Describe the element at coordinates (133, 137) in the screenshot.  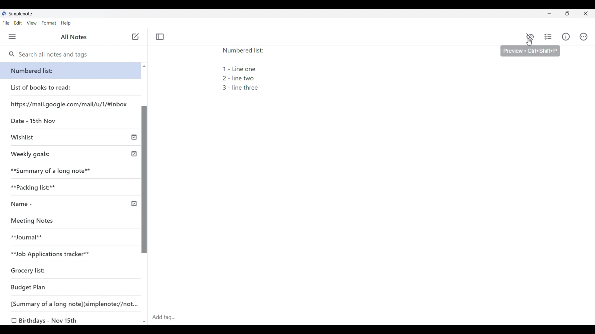
I see `timeline` at that location.